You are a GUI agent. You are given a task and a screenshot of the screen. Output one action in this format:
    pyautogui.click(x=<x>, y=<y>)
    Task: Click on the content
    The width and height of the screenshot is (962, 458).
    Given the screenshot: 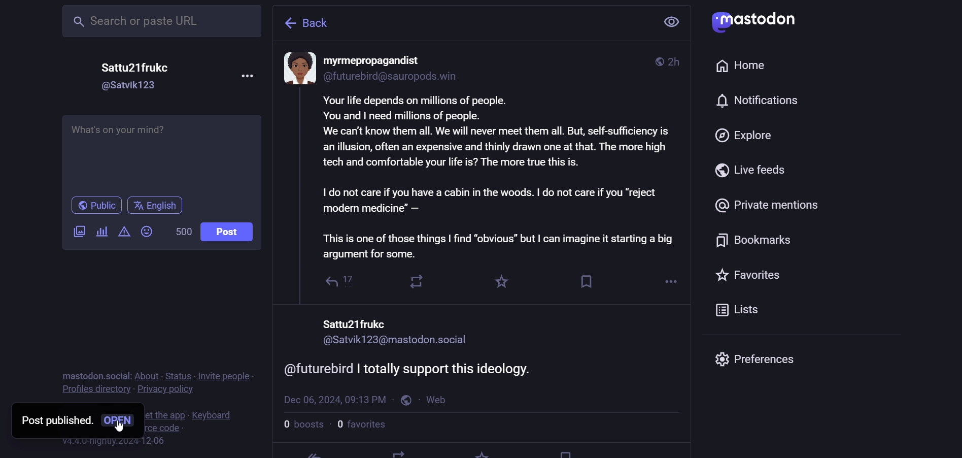 What is the action you would take?
    pyautogui.click(x=480, y=179)
    